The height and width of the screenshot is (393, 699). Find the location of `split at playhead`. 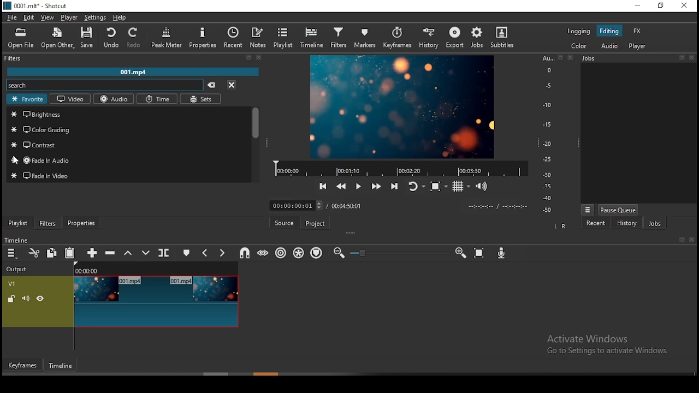

split at playhead is located at coordinates (164, 253).